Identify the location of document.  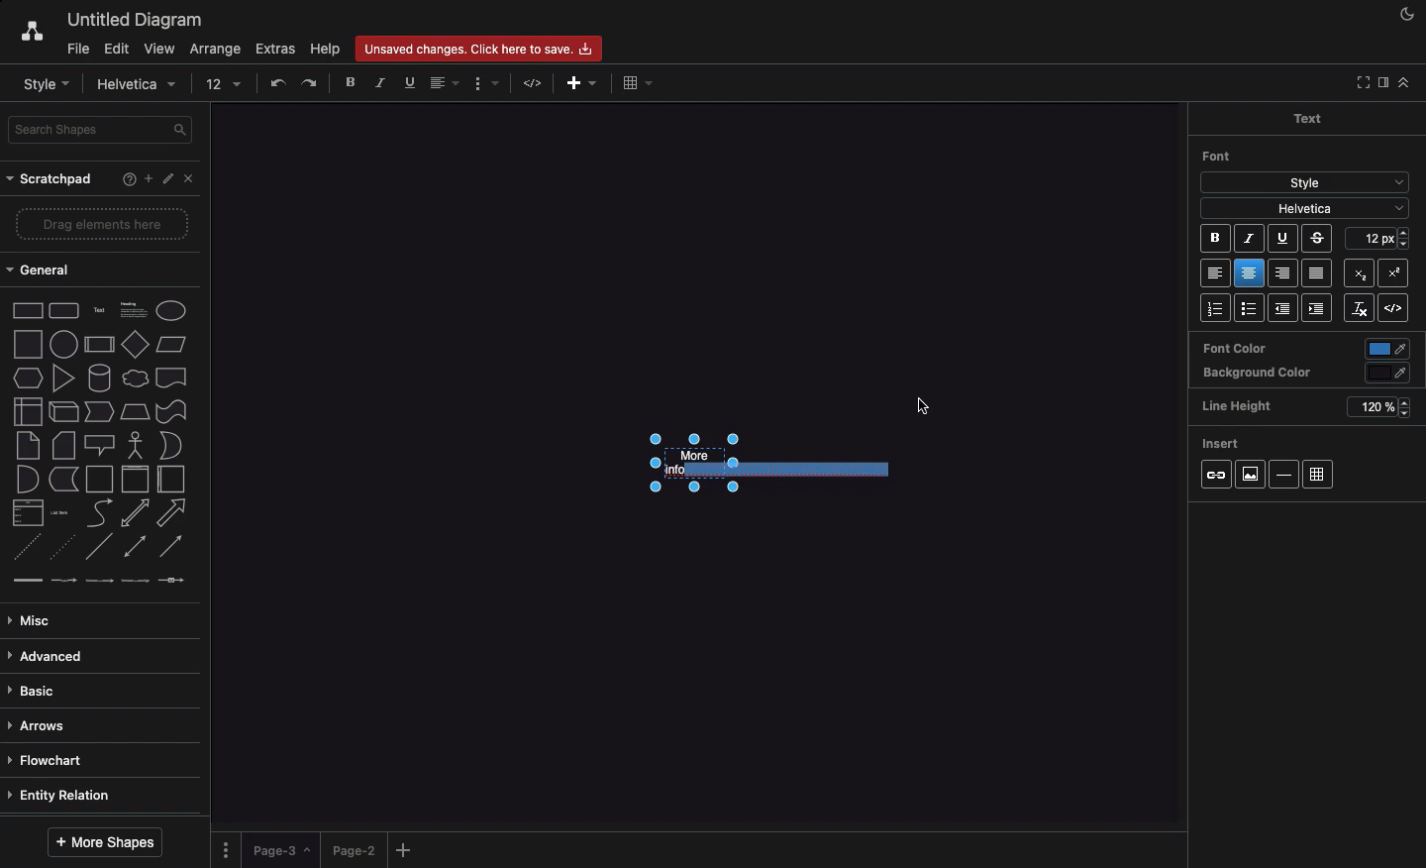
(172, 378).